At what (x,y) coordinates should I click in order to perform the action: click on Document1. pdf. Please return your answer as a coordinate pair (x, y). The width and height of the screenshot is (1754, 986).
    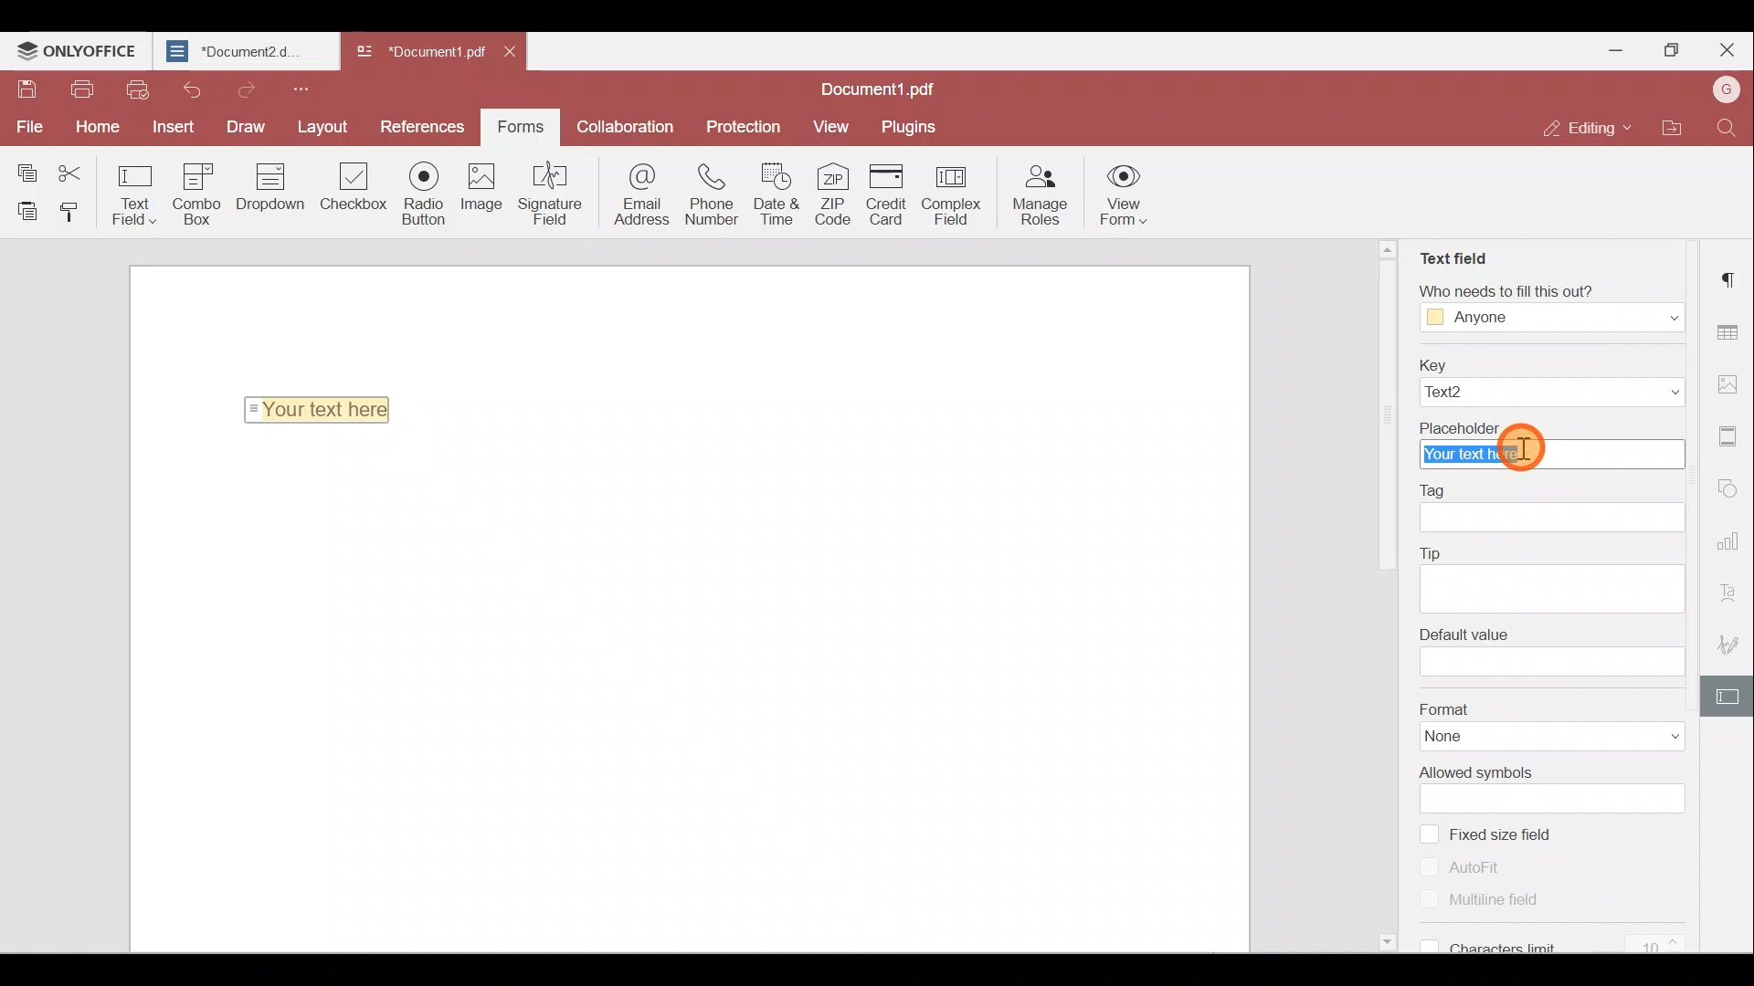
    Looking at the image, I should click on (417, 51).